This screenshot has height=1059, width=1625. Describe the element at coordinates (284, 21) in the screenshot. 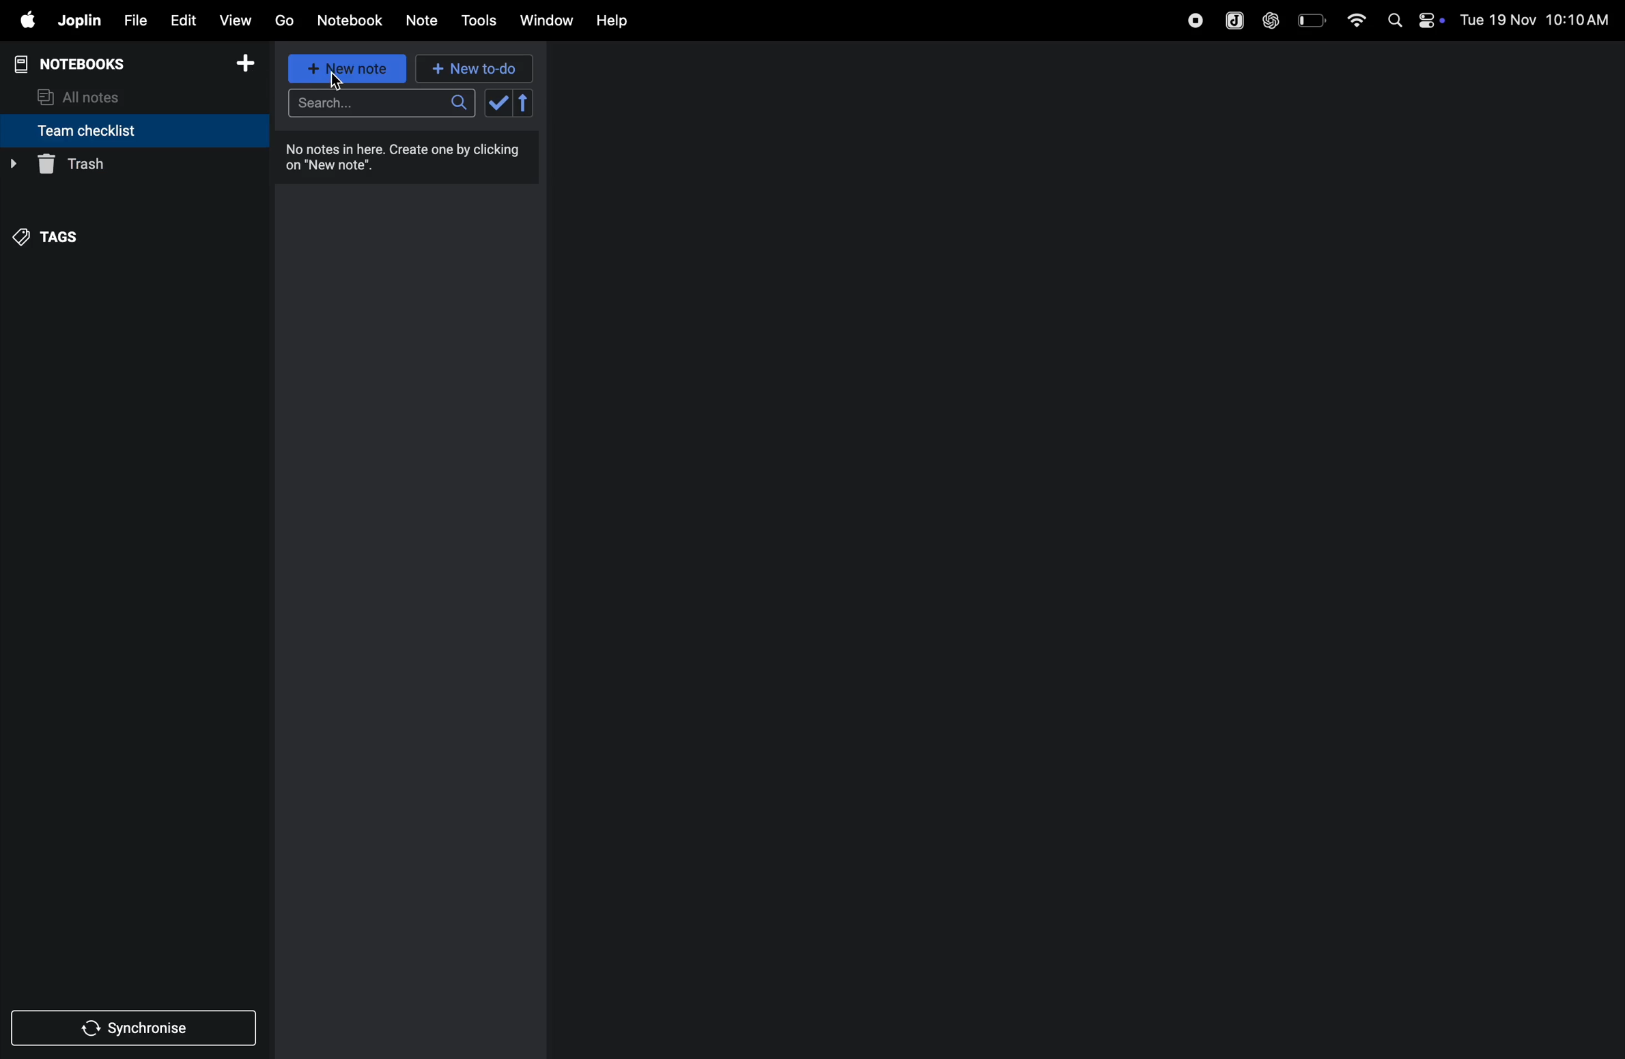

I see `go` at that location.